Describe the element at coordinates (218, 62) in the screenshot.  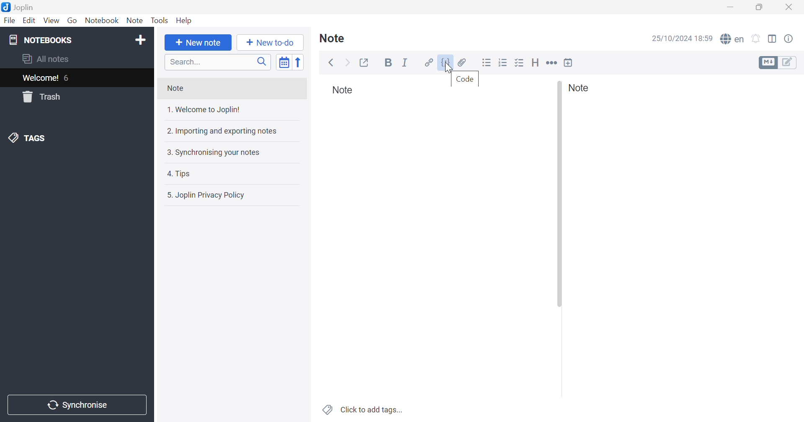
I see `Search bar` at that location.